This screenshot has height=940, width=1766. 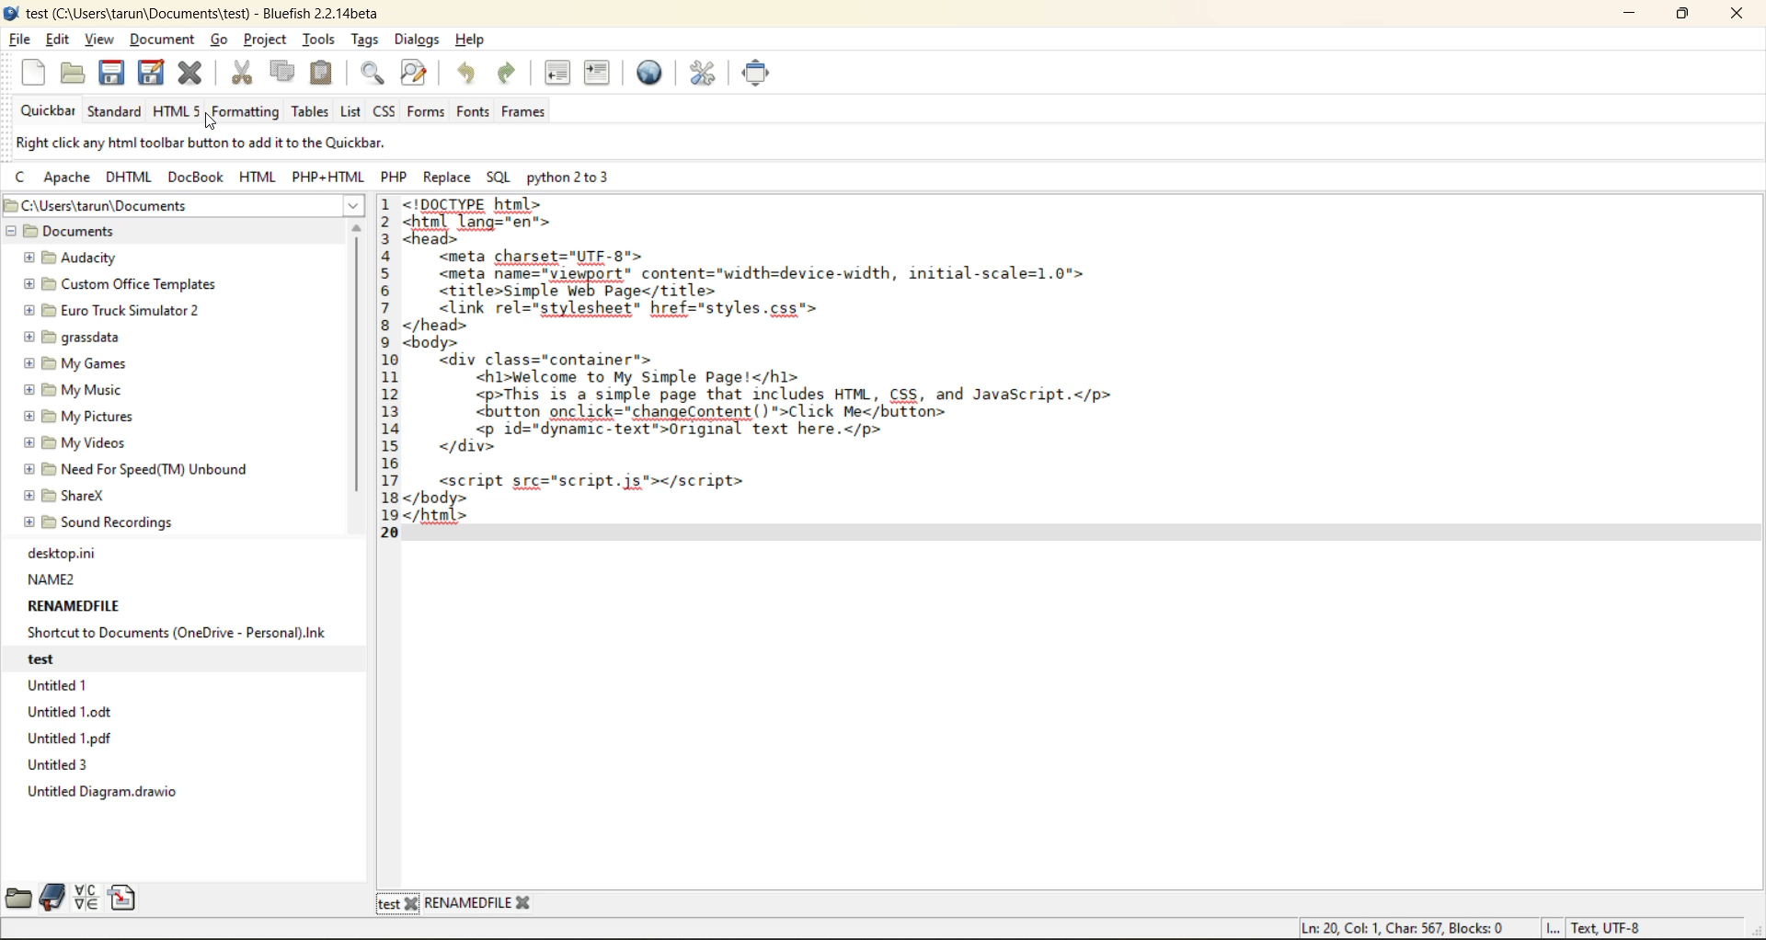 I want to click on standard, so click(x=116, y=111).